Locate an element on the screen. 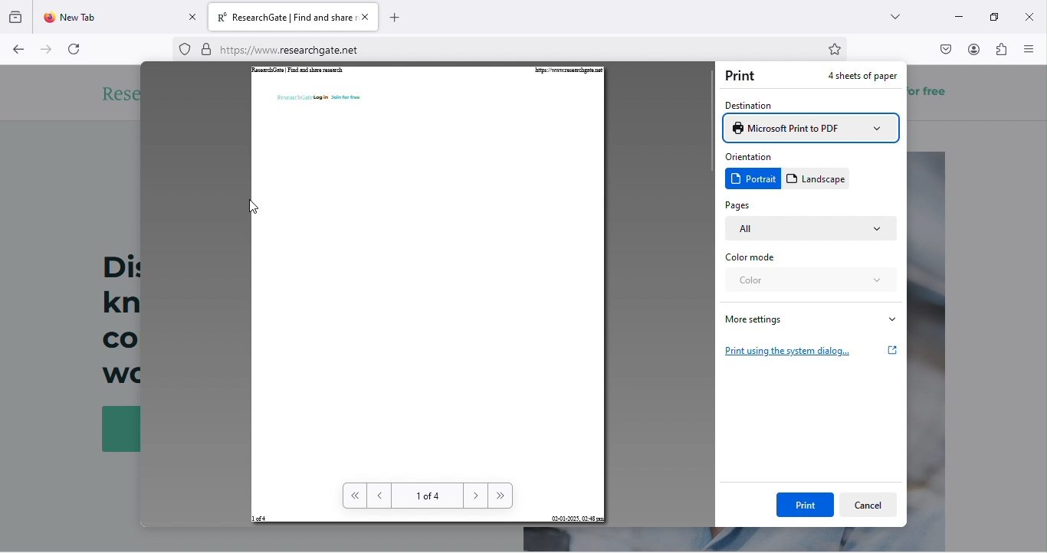 Image resolution: width=1047 pixels, height=553 pixels. 1 of 4 is located at coordinates (269, 518).